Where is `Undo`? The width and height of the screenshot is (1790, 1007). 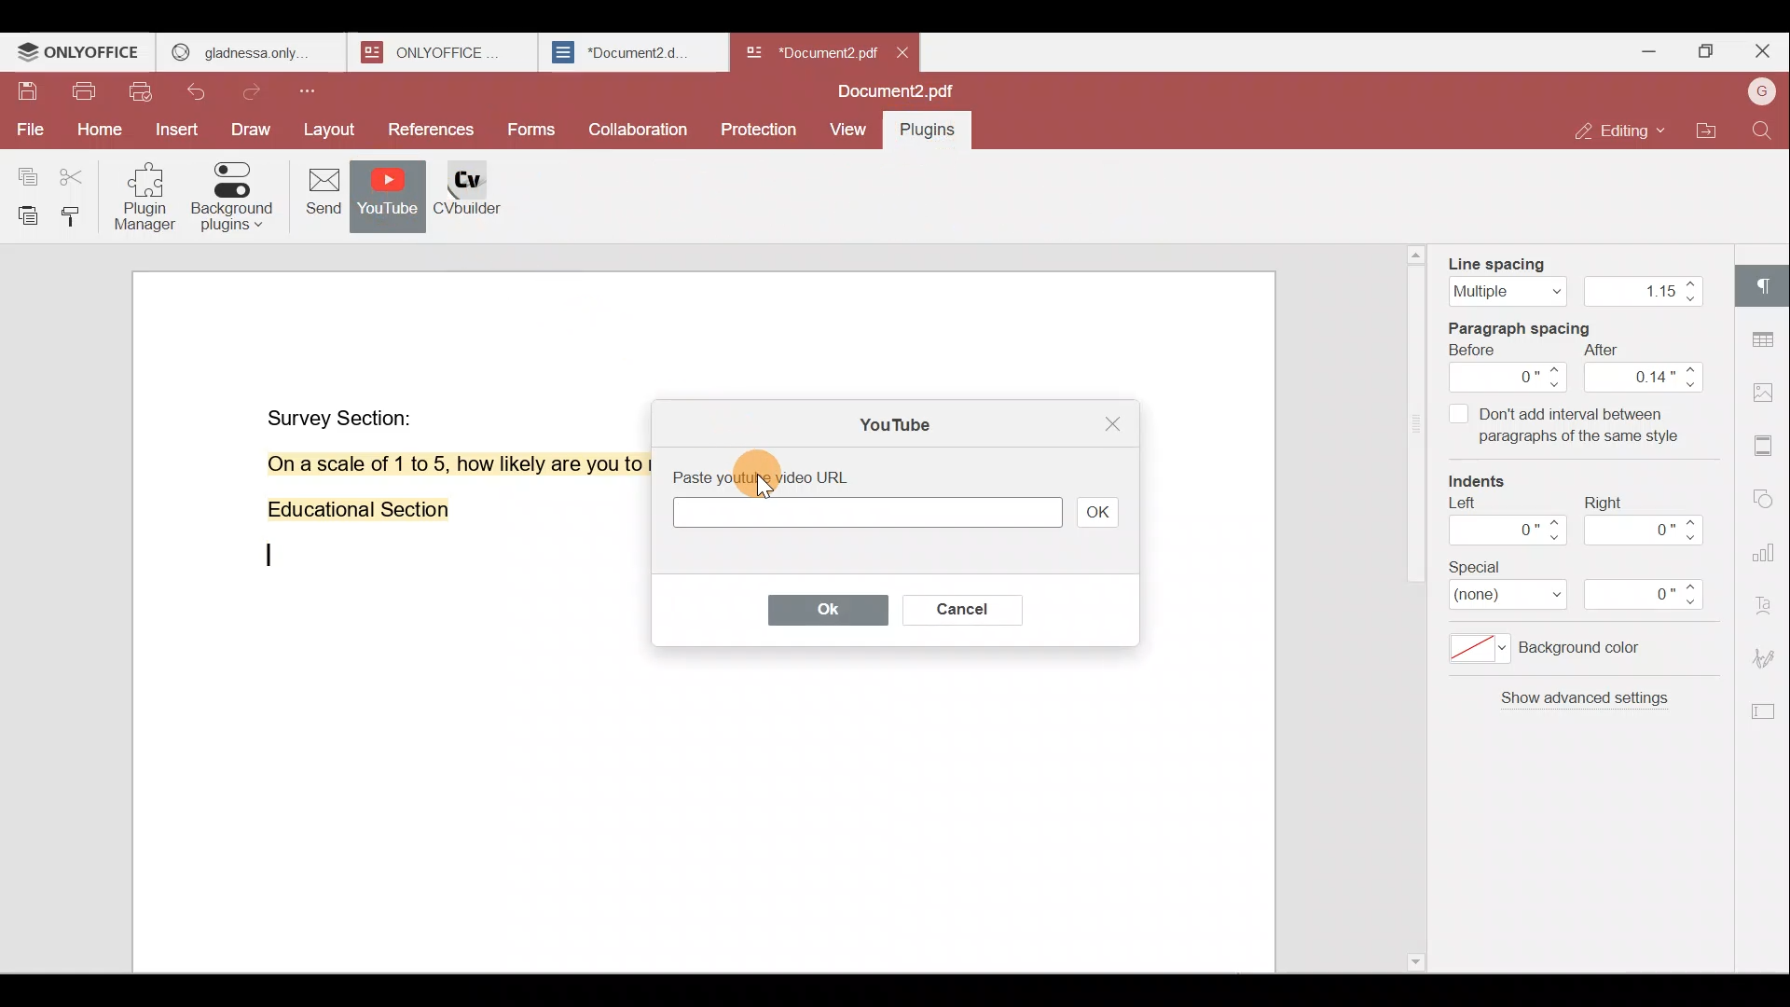 Undo is located at coordinates (206, 95).